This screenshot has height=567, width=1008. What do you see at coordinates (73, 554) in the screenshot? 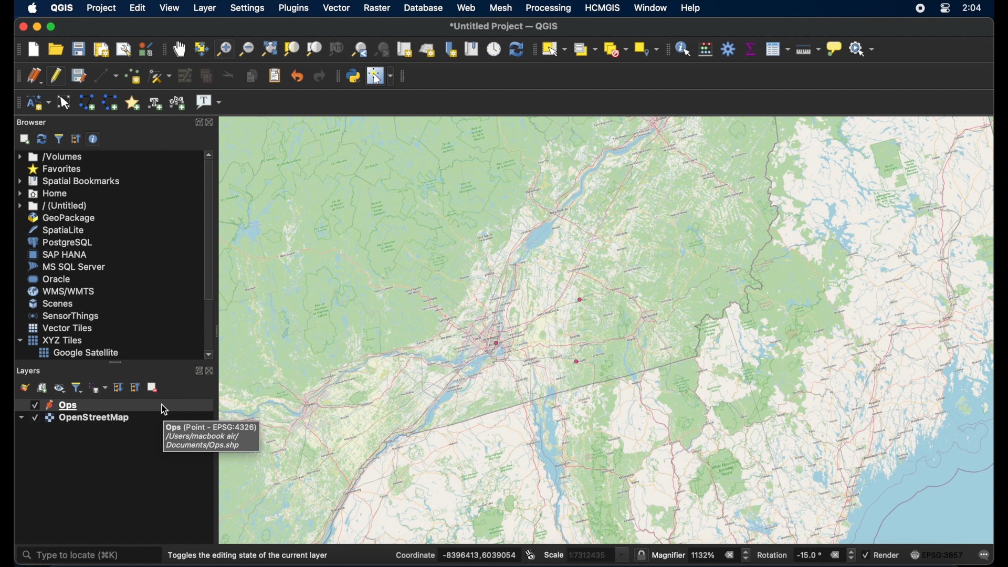
I see `type to locate` at bounding box center [73, 554].